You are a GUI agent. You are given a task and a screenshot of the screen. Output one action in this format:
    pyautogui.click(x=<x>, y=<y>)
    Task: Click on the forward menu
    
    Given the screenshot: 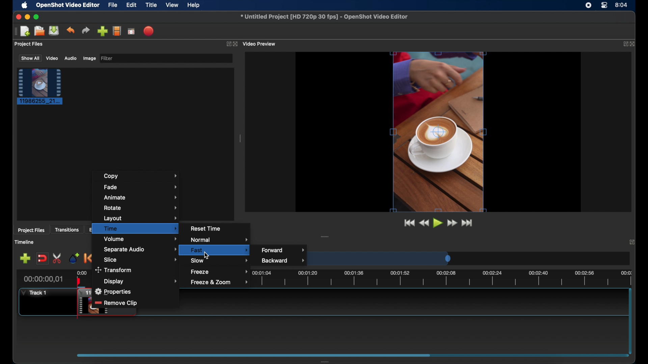 What is the action you would take?
    pyautogui.click(x=283, y=250)
    